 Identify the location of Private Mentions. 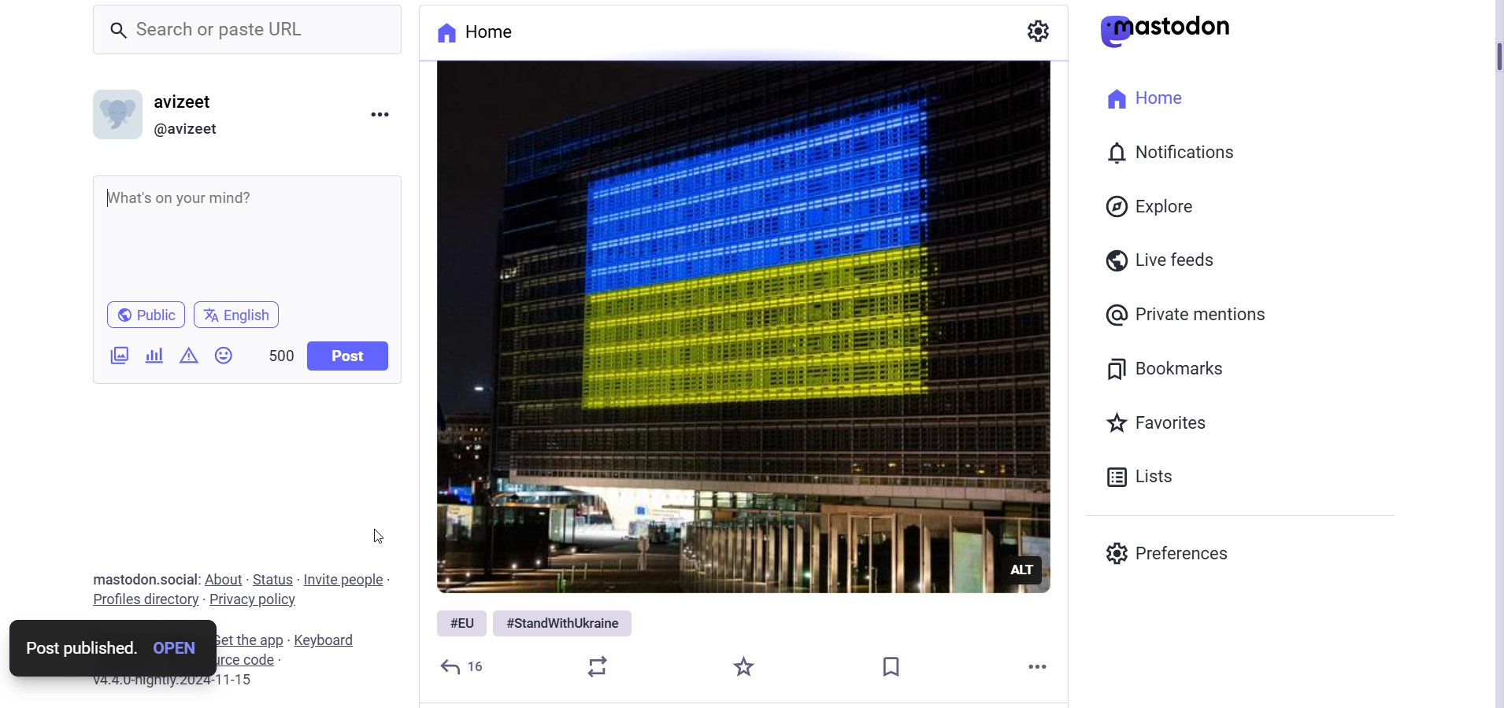
(1192, 314).